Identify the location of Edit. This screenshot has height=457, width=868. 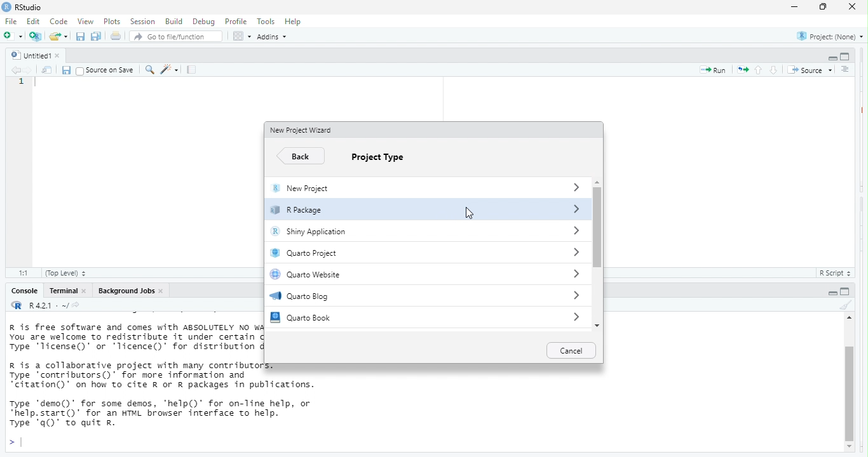
(34, 22).